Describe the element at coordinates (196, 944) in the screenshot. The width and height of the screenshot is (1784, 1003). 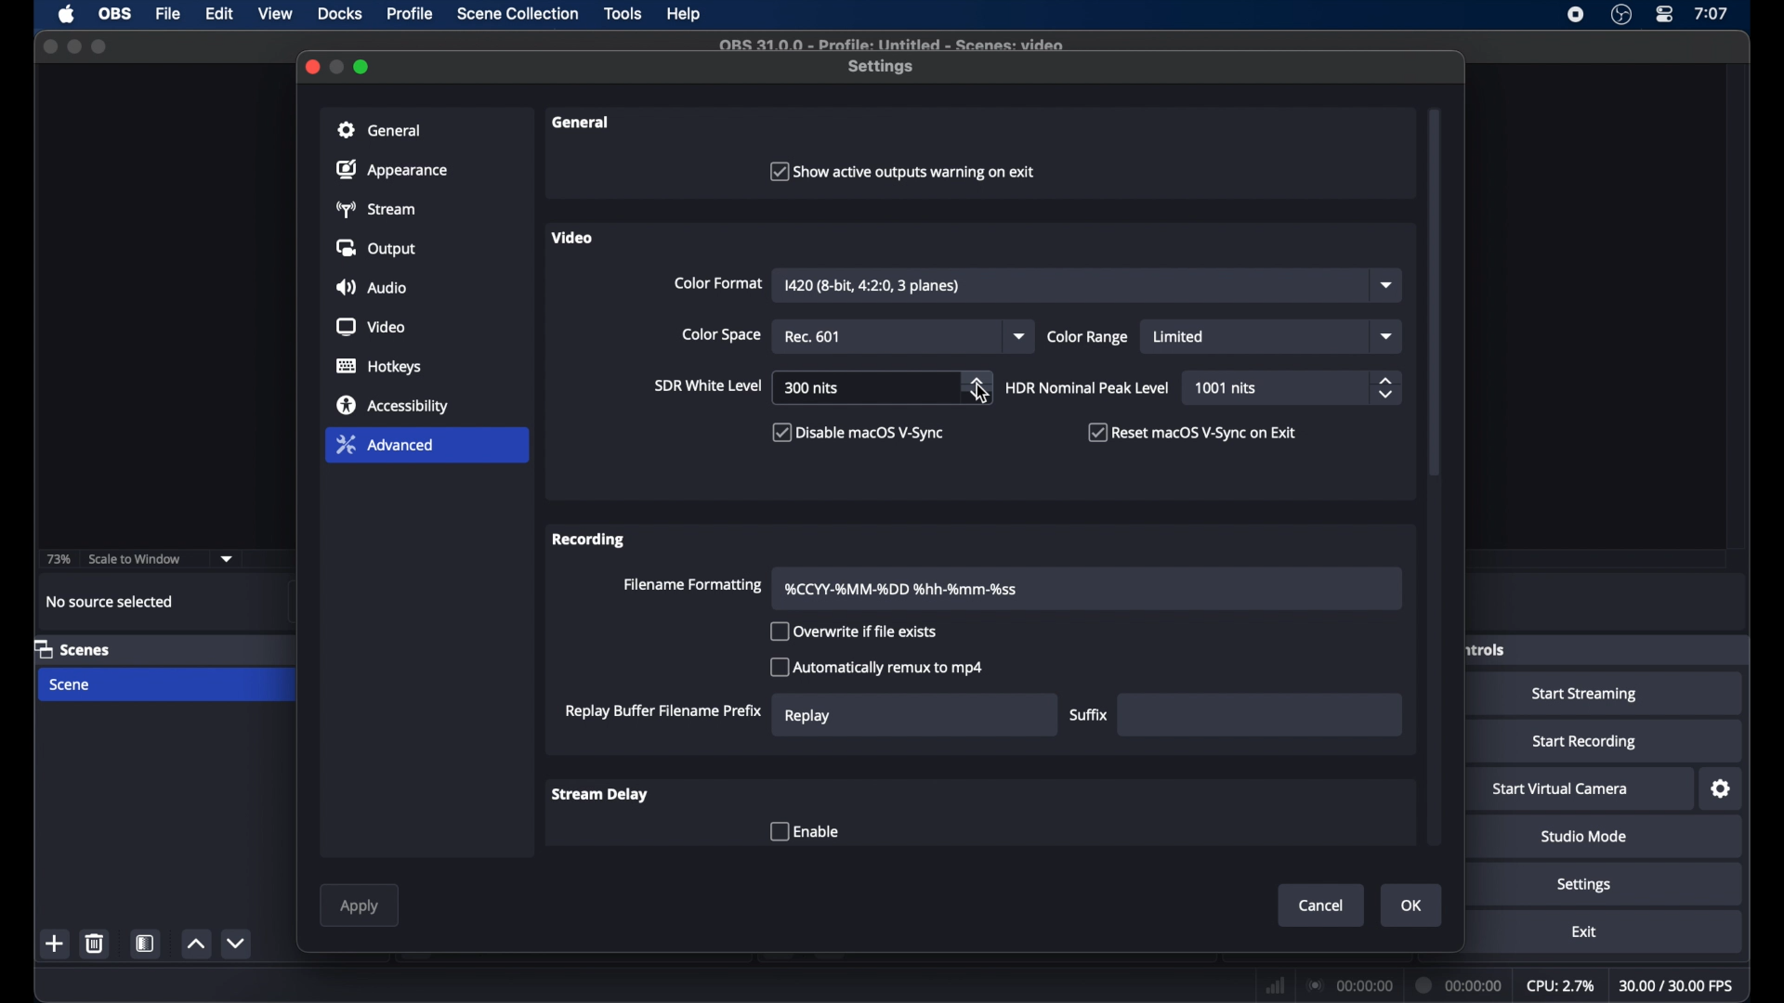
I see `increment` at that location.